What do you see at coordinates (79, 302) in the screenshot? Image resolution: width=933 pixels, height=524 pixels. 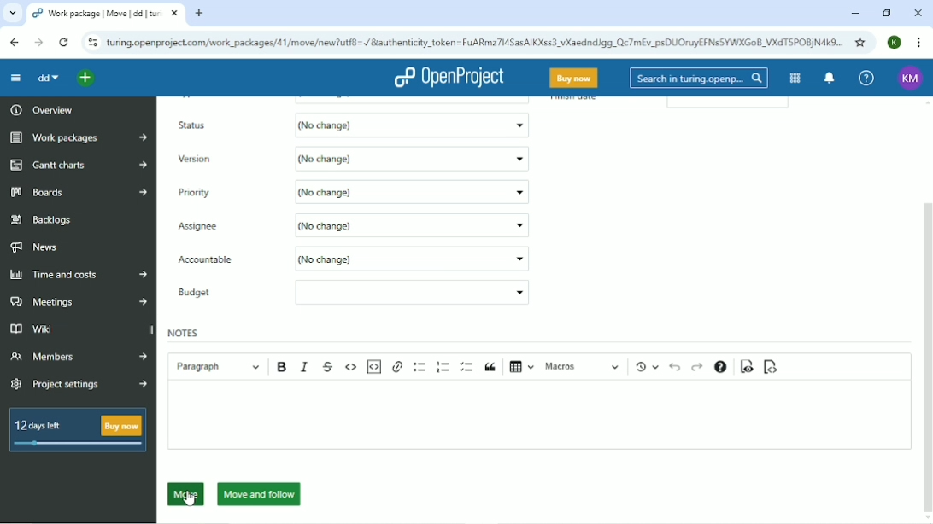 I see `Meetings` at bounding box center [79, 302].